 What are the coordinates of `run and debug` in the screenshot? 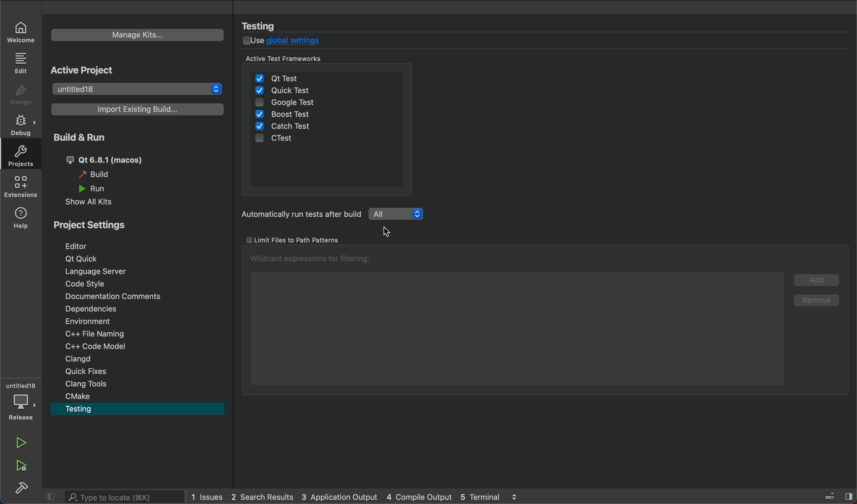 It's located at (20, 464).